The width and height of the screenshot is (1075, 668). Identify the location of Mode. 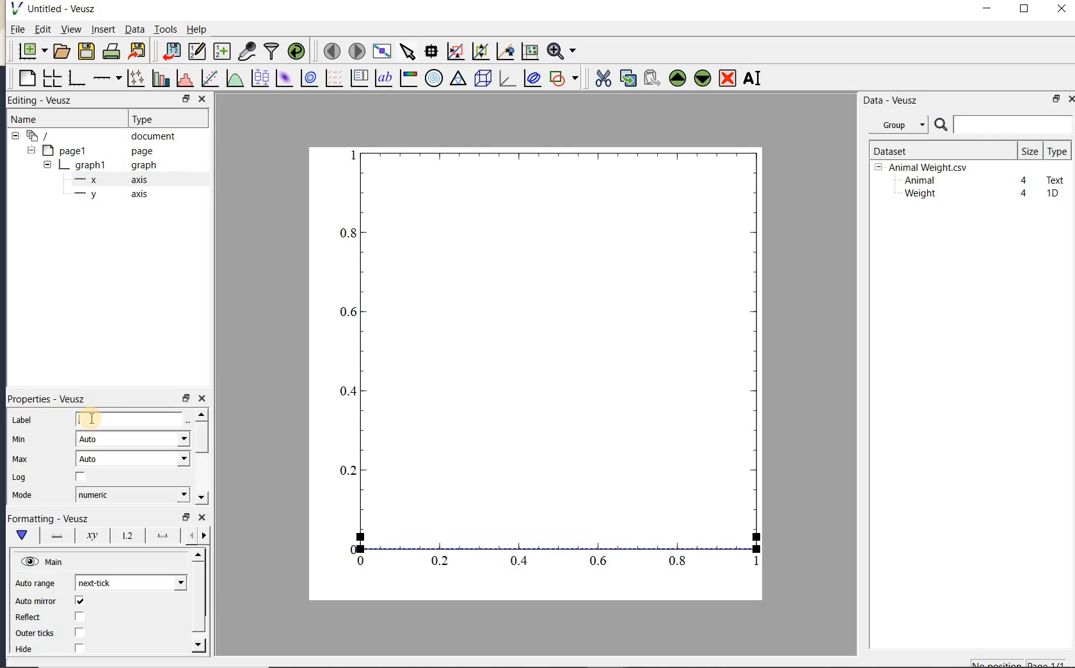
(22, 496).